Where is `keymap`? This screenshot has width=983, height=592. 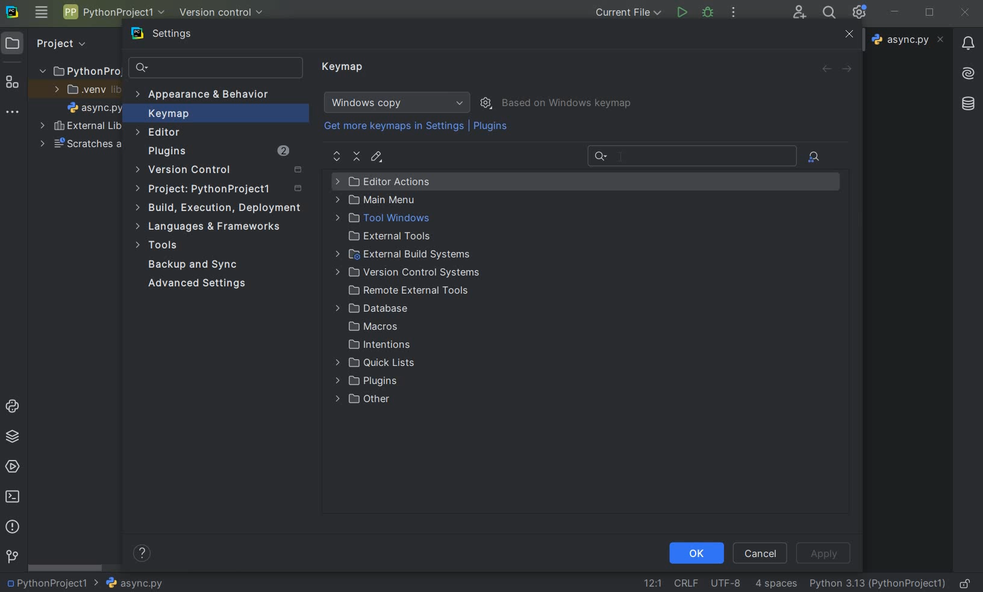 keymap is located at coordinates (167, 115).